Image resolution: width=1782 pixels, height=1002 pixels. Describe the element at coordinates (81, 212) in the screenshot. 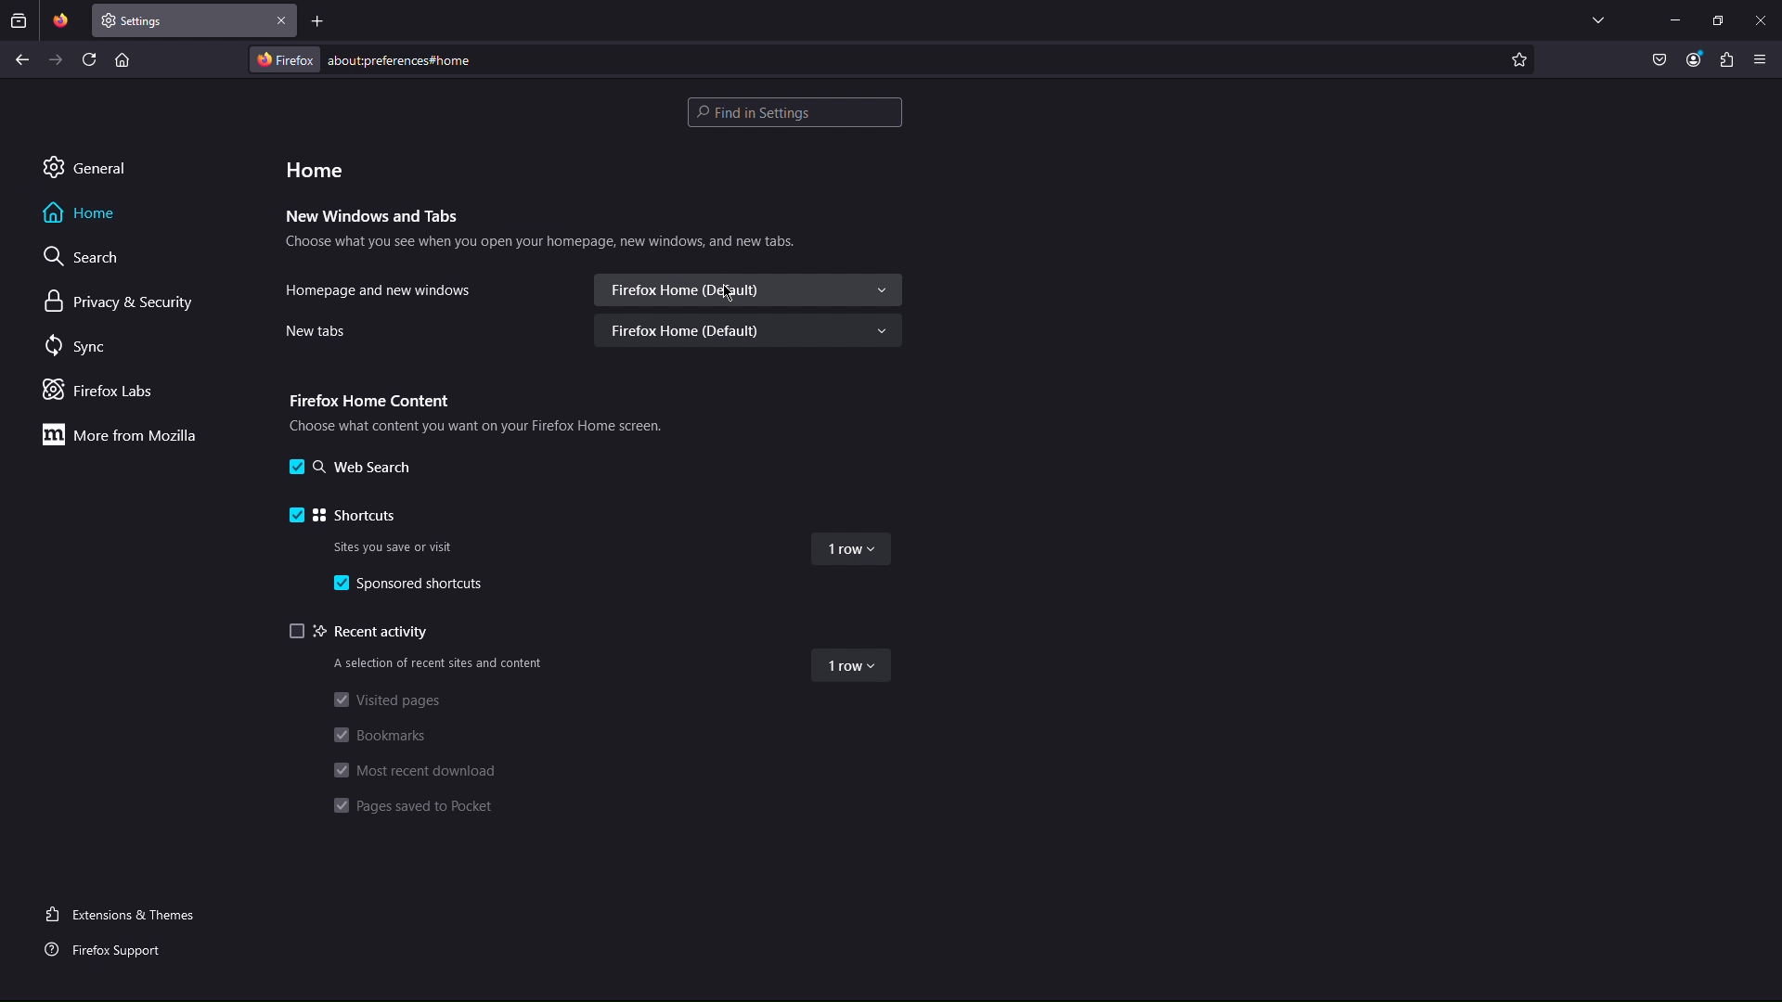

I see `Home` at that location.